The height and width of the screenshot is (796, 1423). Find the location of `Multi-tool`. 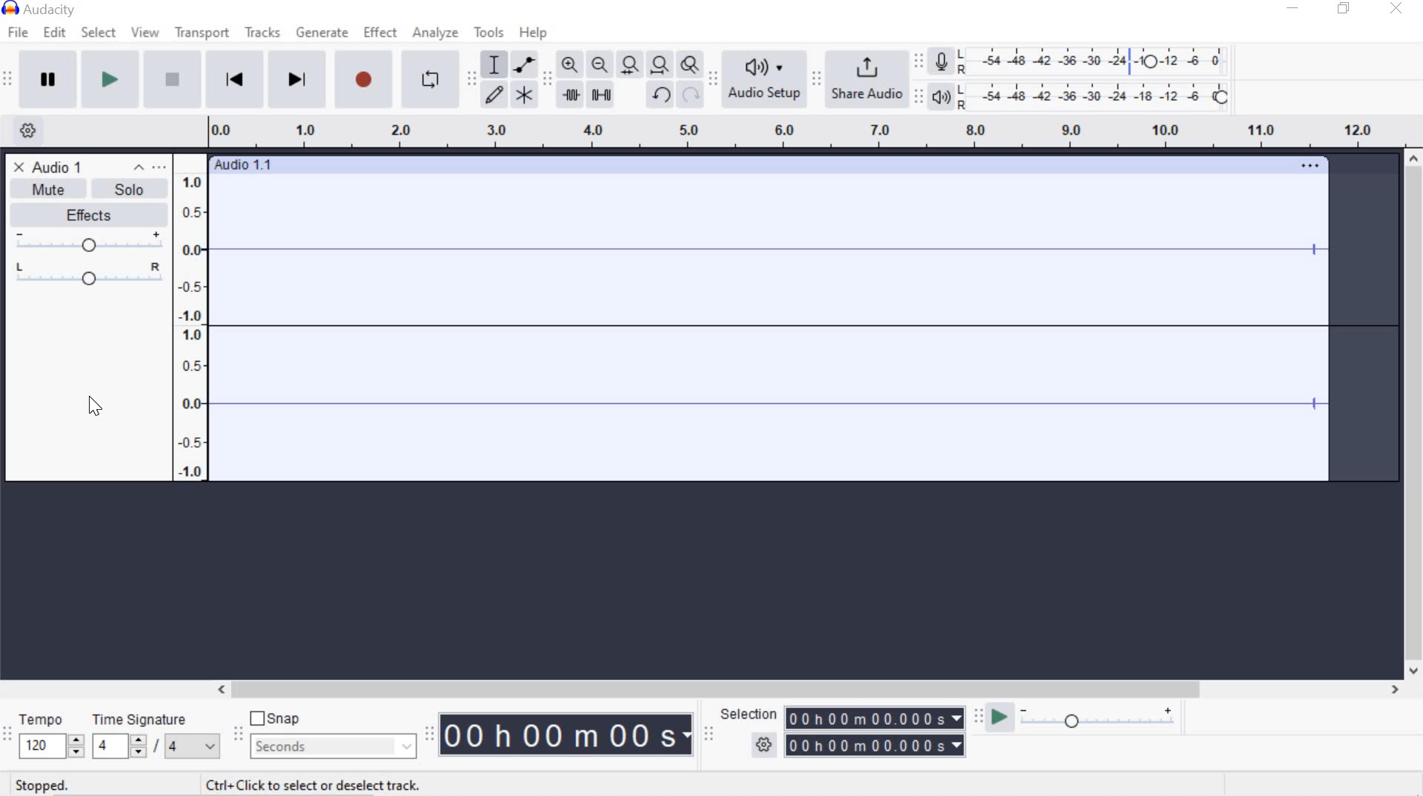

Multi-tool is located at coordinates (525, 94).